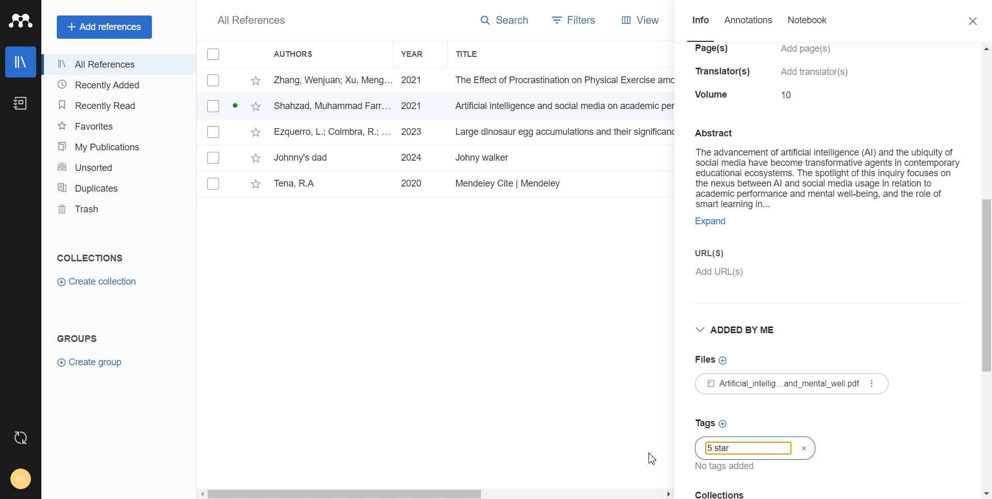 The height and width of the screenshot is (499, 992). I want to click on File, so click(434, 184).